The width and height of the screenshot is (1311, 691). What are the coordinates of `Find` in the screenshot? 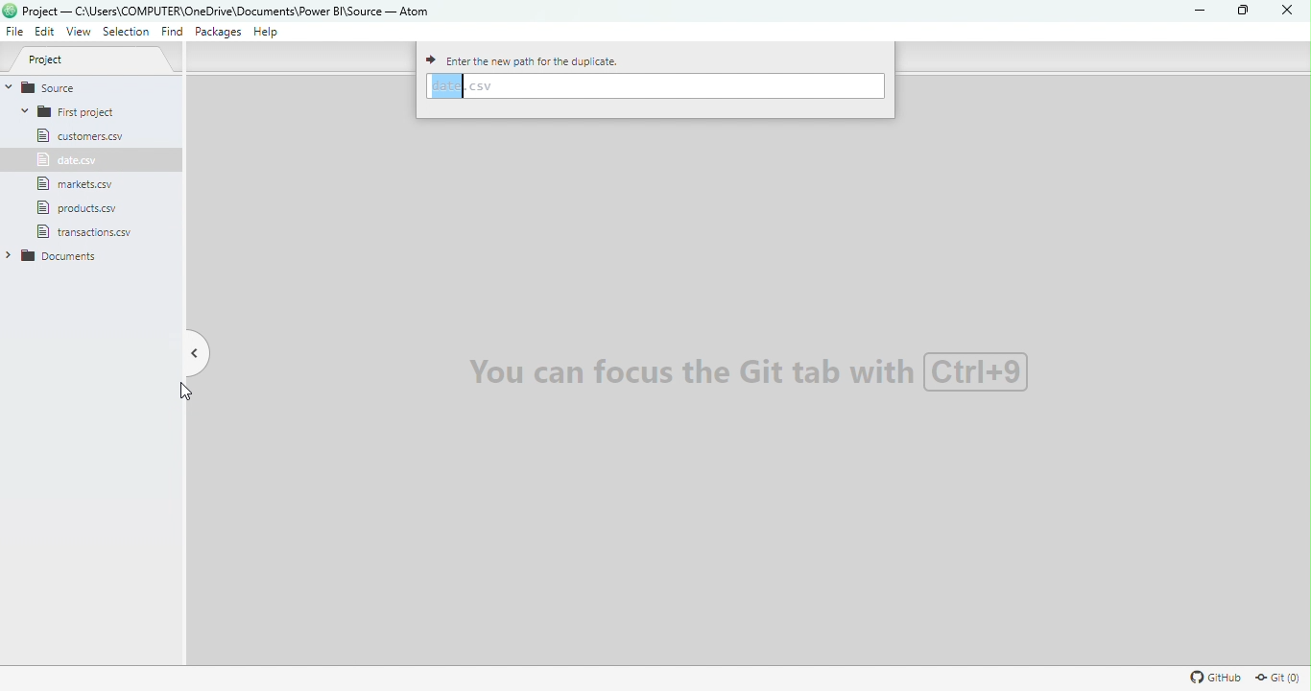 It's located at (171, 33).